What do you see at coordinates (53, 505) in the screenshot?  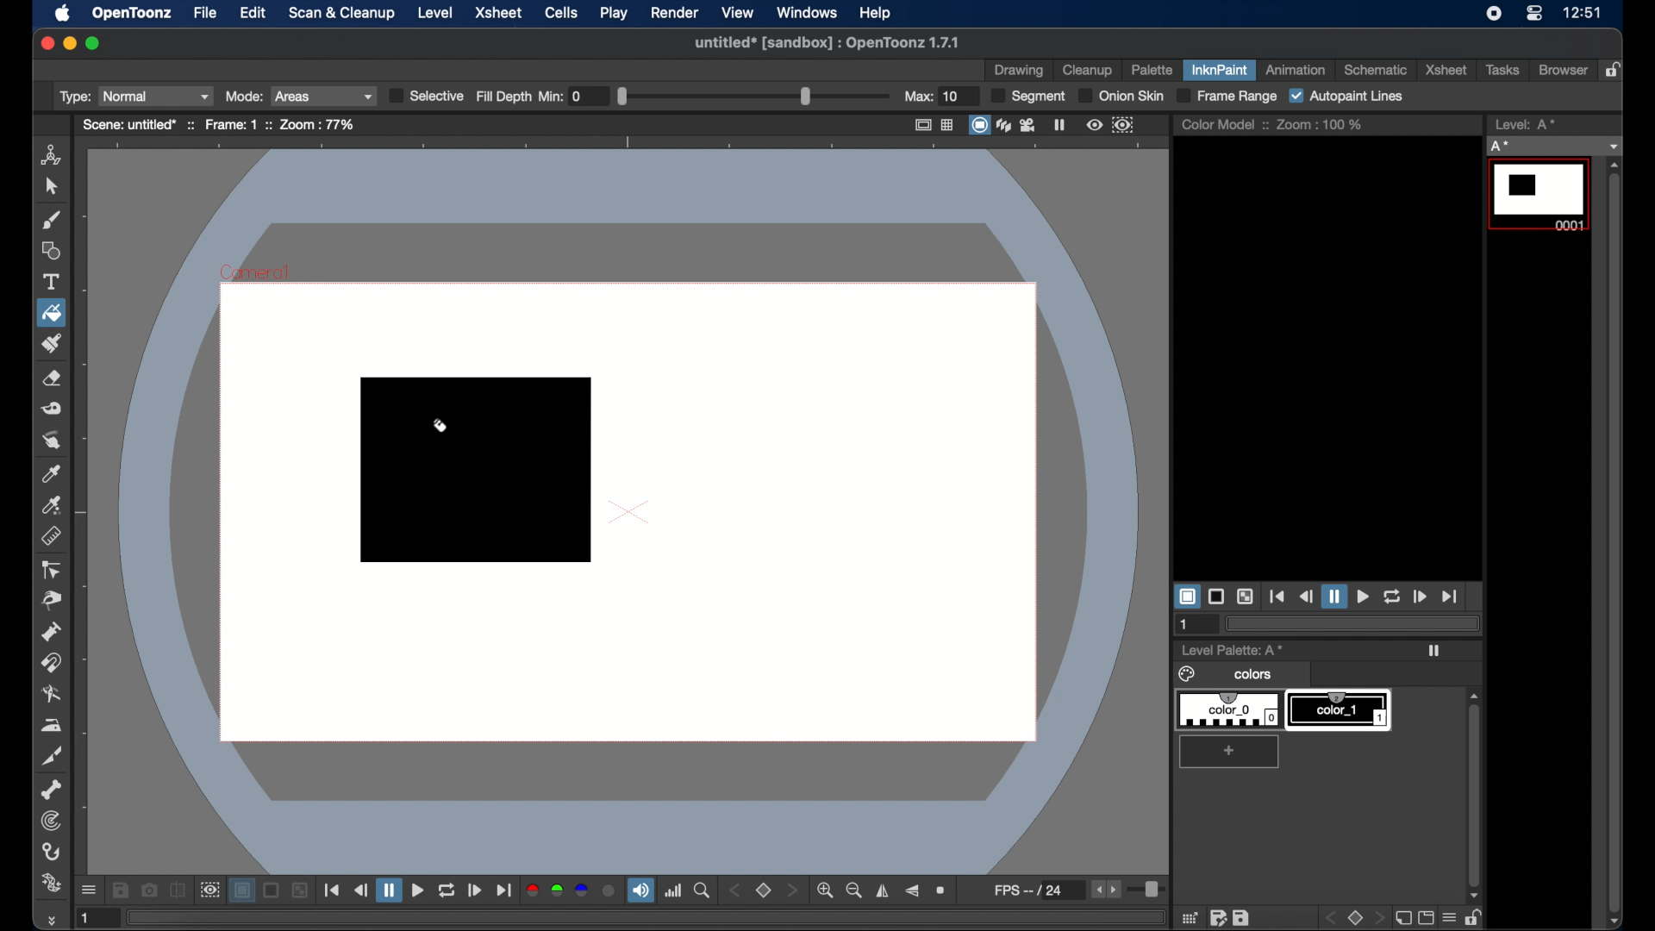 I see `picker tool` at bounding box center [53, 505].